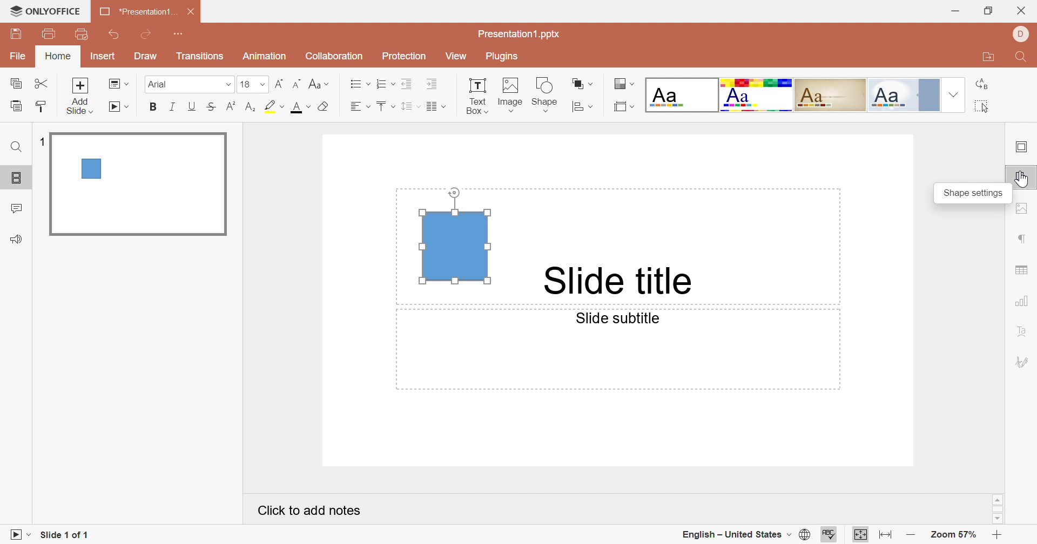 The height and width of the screenshot is (544, 1037). What do you see at coordinates (733, 534) in the screenshot?
I see `English - United States` at bounding box center [733, 534].